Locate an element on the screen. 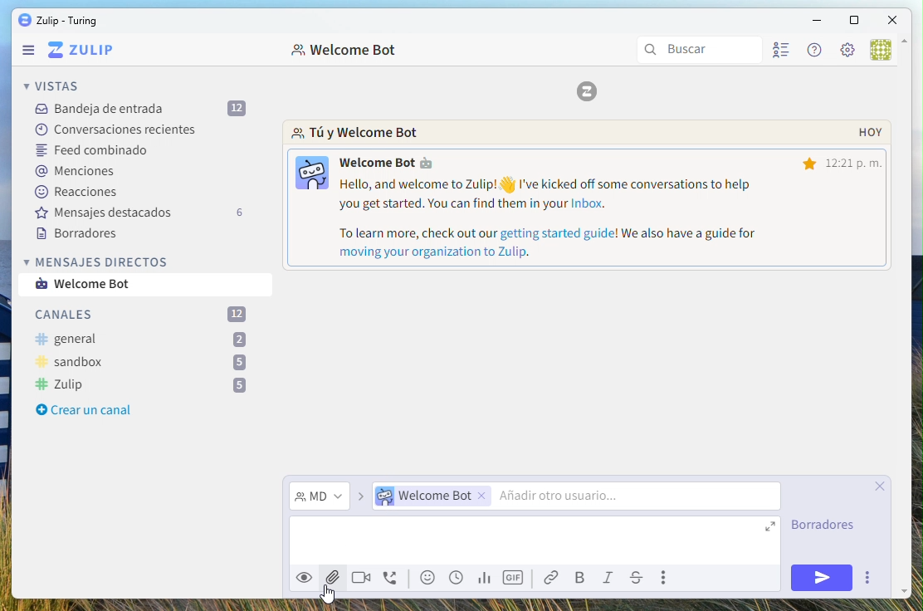 The height and width of the screenshot is (611, 923). Inbox is located at coordinates (139, 109).